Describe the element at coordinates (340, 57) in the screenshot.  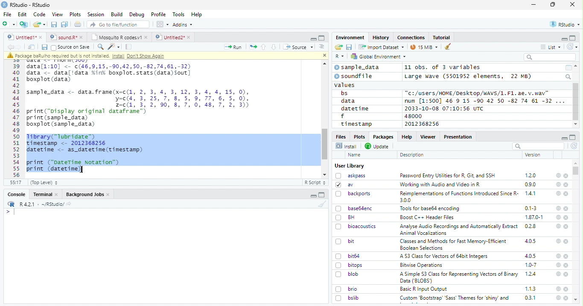
I see `R` at that location.